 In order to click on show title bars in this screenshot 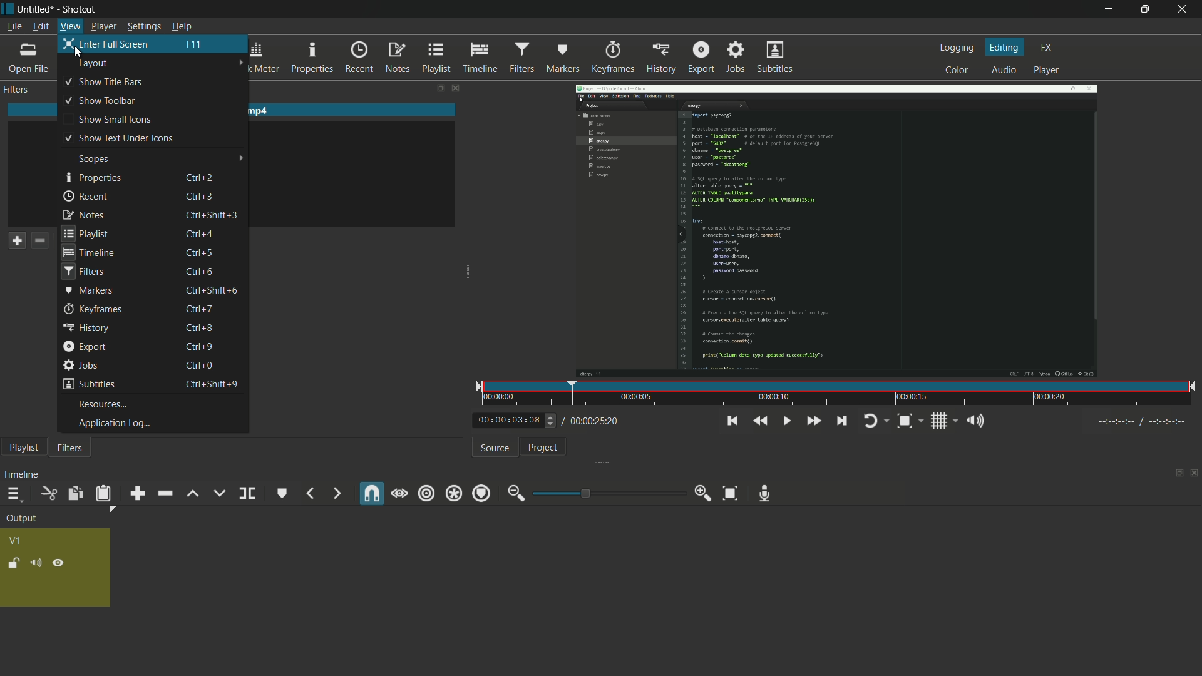, I will do `click(104, 81)`.